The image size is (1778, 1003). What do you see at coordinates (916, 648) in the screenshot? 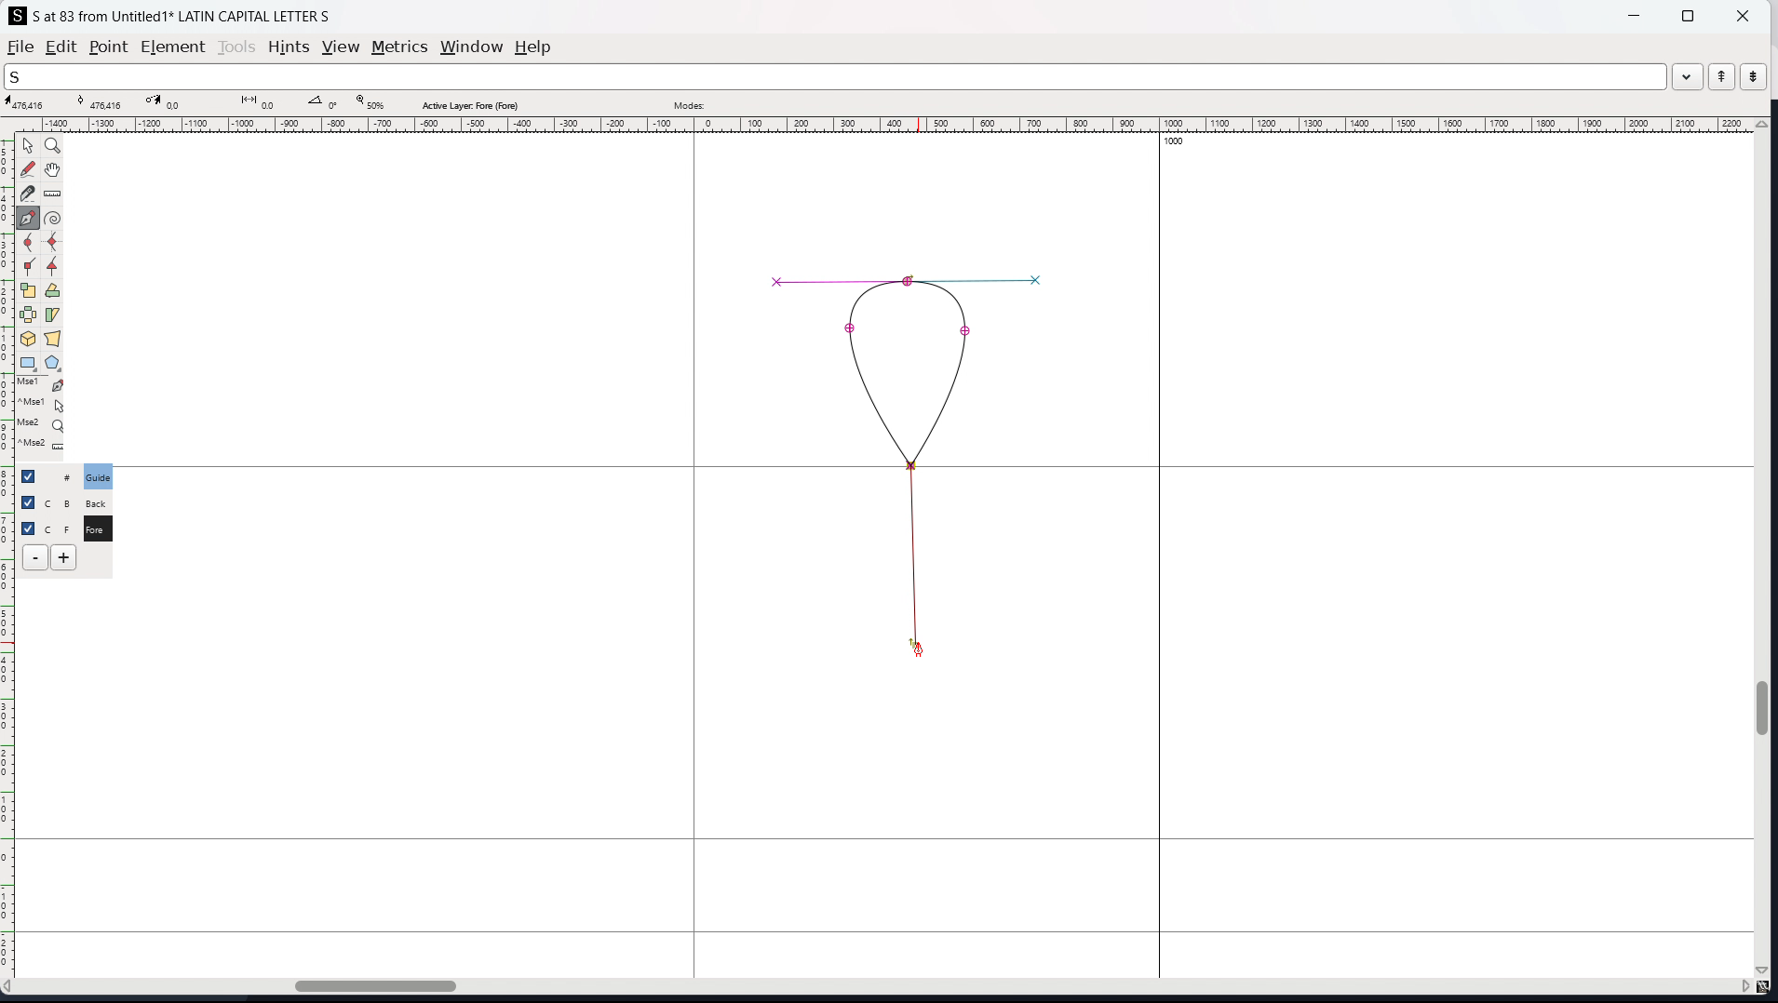
I see `cursor` at bounding box center [916, 648].